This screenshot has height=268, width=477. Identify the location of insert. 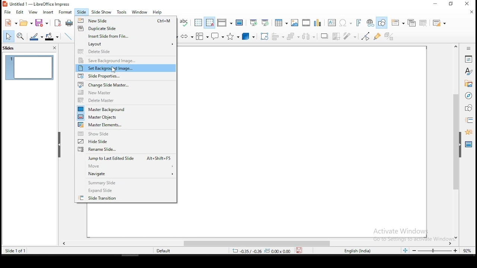
(50, 12).